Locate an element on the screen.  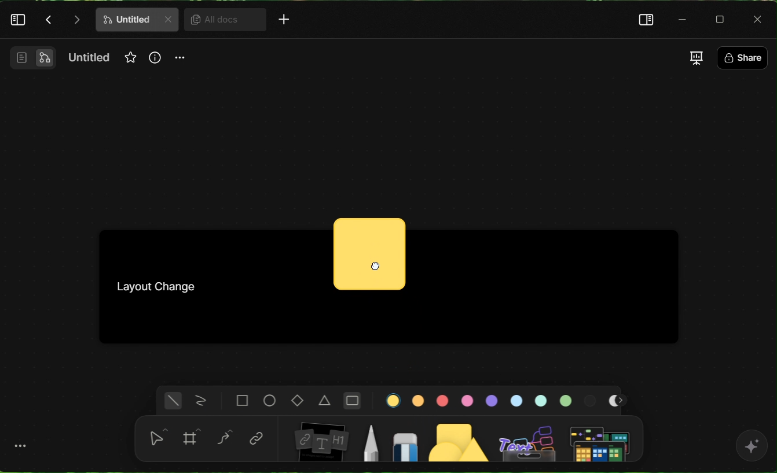
circle is located at coordinates (269, 401).